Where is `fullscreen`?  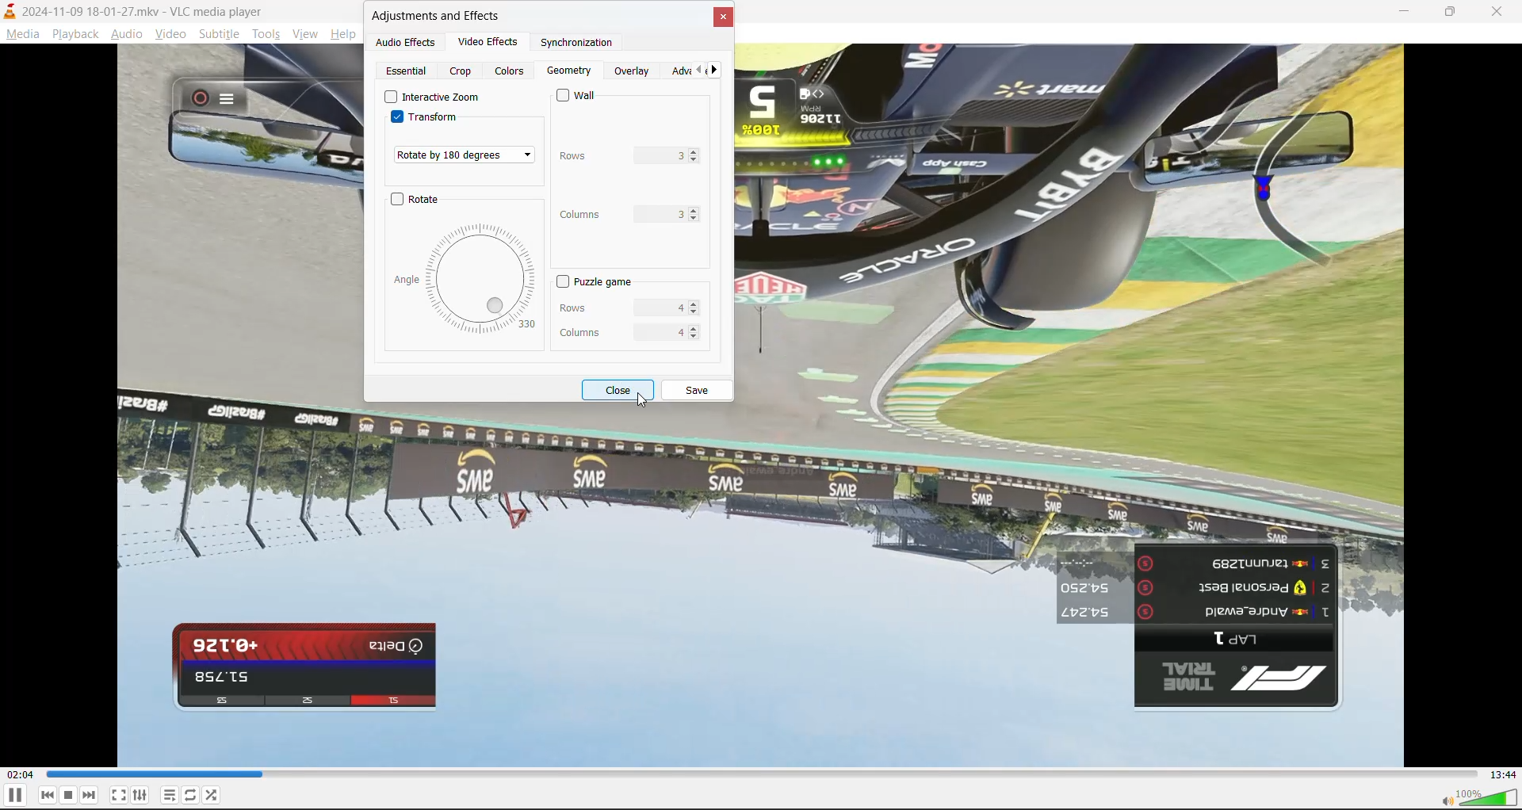
fullscreen is located at coordinates (119, 795).